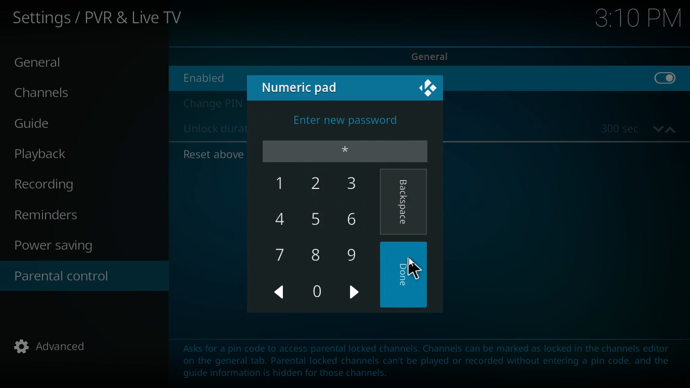 Image resolution: width=690 pixels, height=388 pixels. What do you see at coordinates (405, 203) in the screenshot?
I see `backspace` at bounding box center [405, 203].